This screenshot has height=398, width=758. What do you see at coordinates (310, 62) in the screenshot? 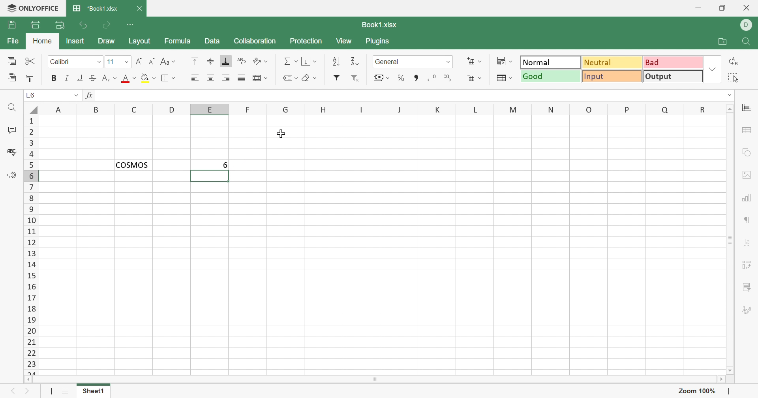
I see `Fill` at bounding box center [310, 62].